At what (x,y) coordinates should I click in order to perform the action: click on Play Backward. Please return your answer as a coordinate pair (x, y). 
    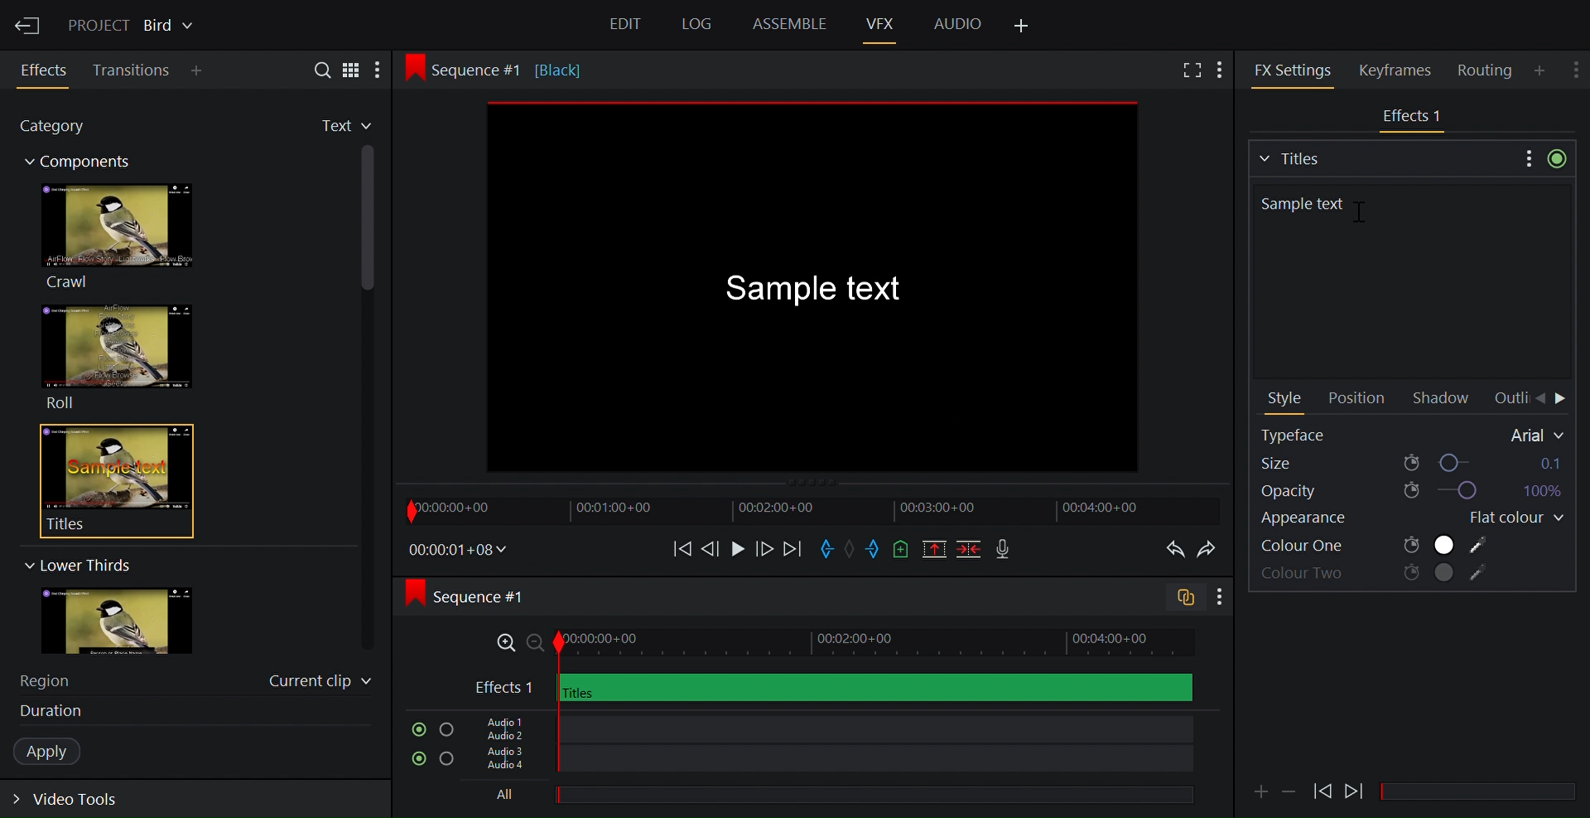
    Looking at the image, I should click on (1356, 787).